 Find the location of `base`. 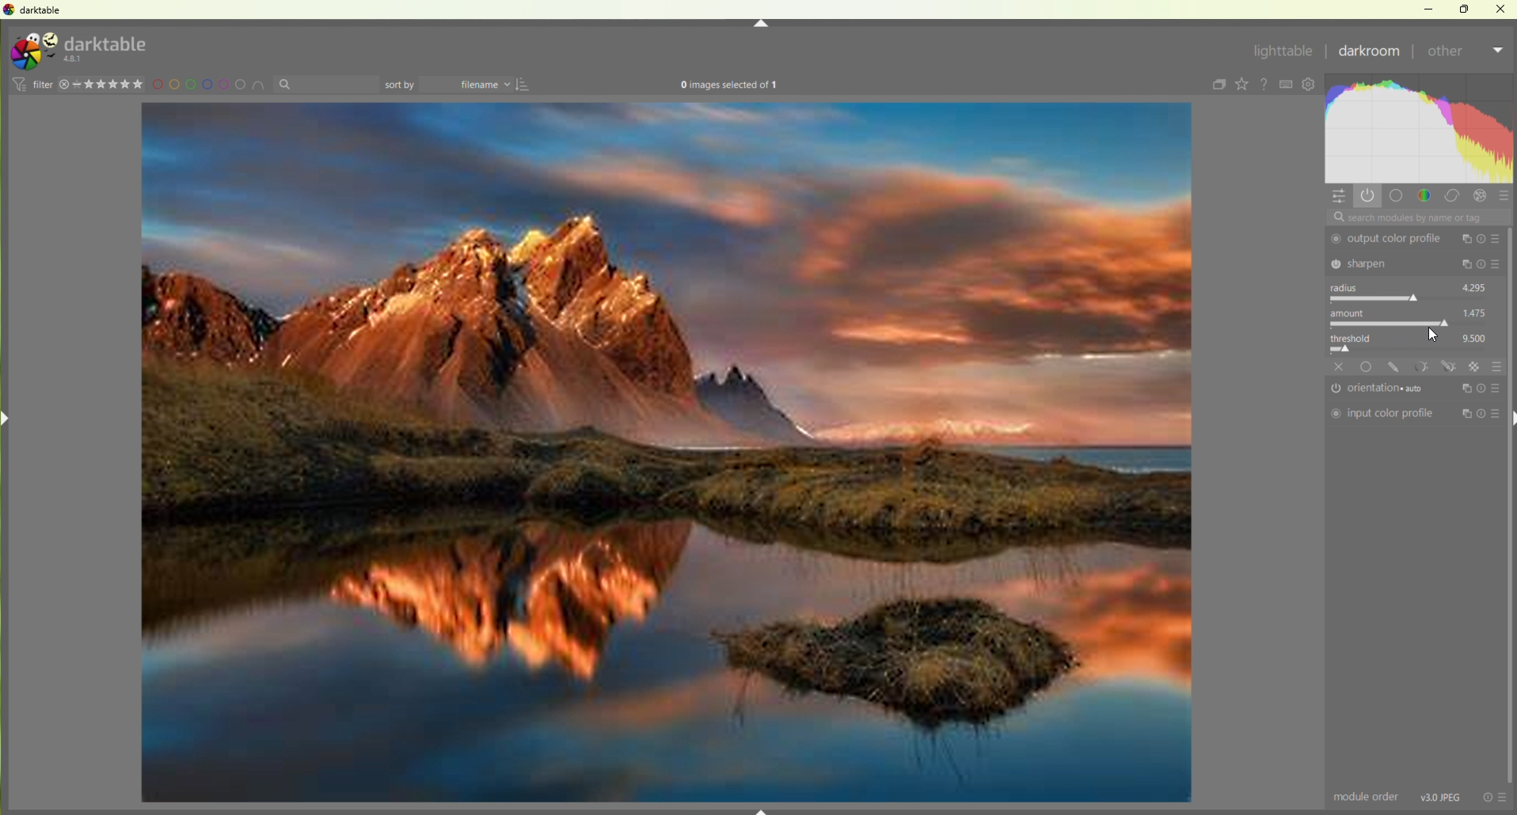

base is located at coordinates (1367, 366).